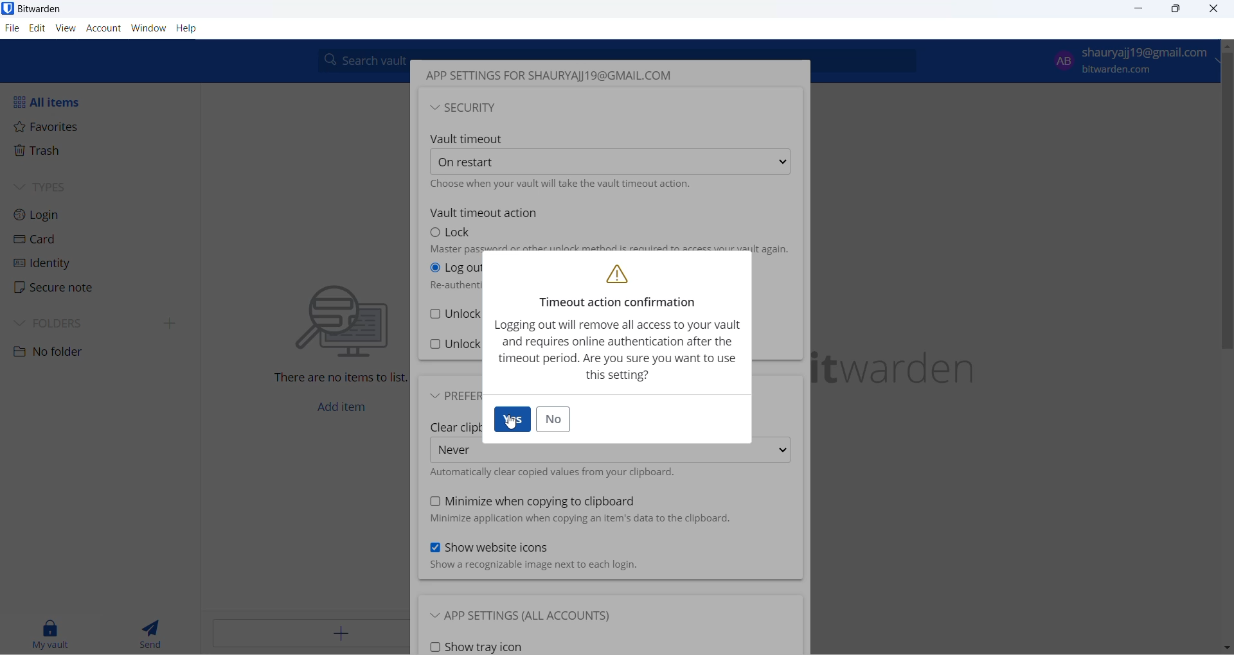  What do you see at coordinates (44, 242) in the screenshot?
I see `Card` at bounding box center [44, 242].